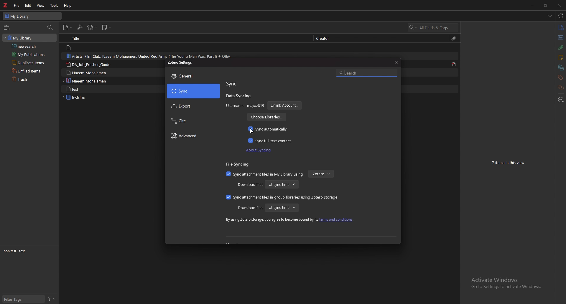 The height and width of the screenshot is (304, 566). I want to click on general, so click(193, 76).